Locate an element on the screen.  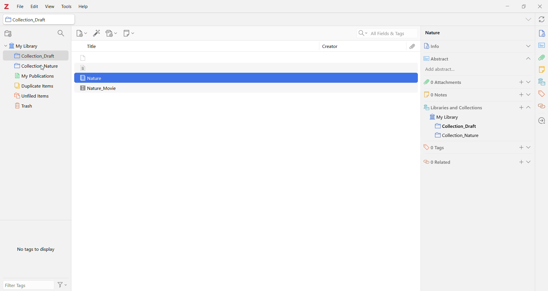
Minimize is located at coordinates (508, 6).